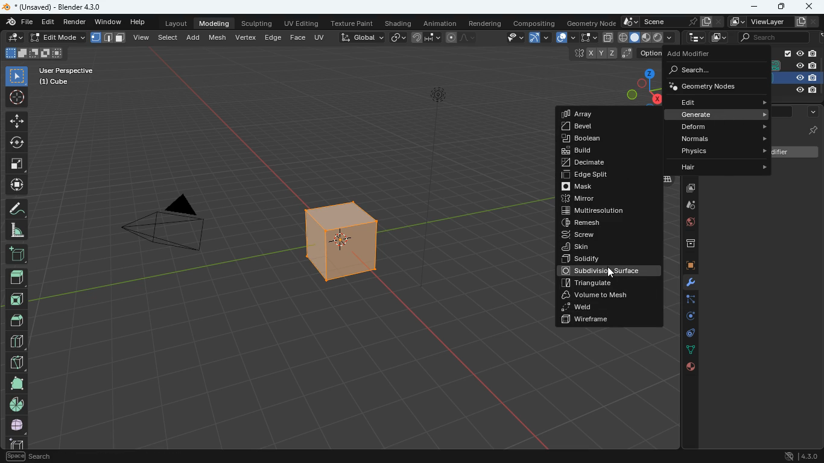  I want to click on format, so click(109, 37).